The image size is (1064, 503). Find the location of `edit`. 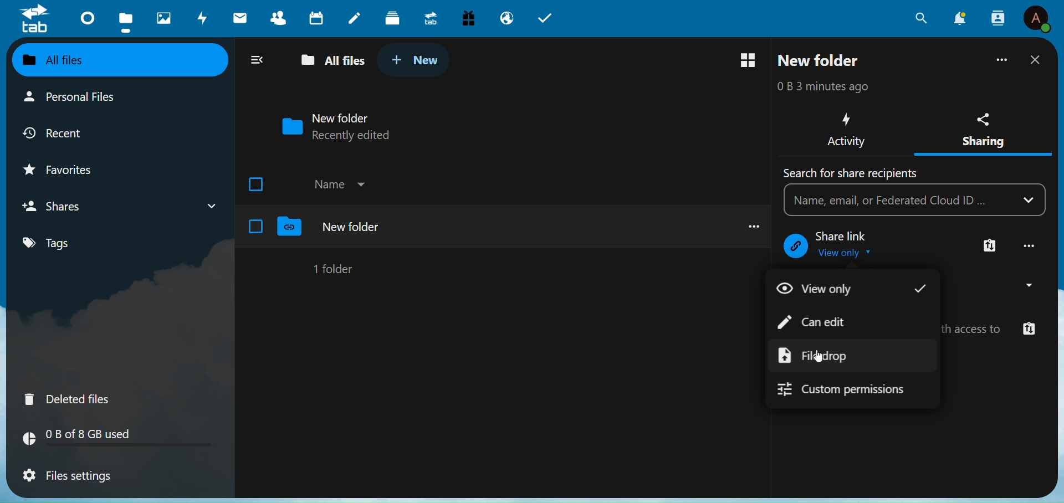

edit is located at coordinates (819, 322).